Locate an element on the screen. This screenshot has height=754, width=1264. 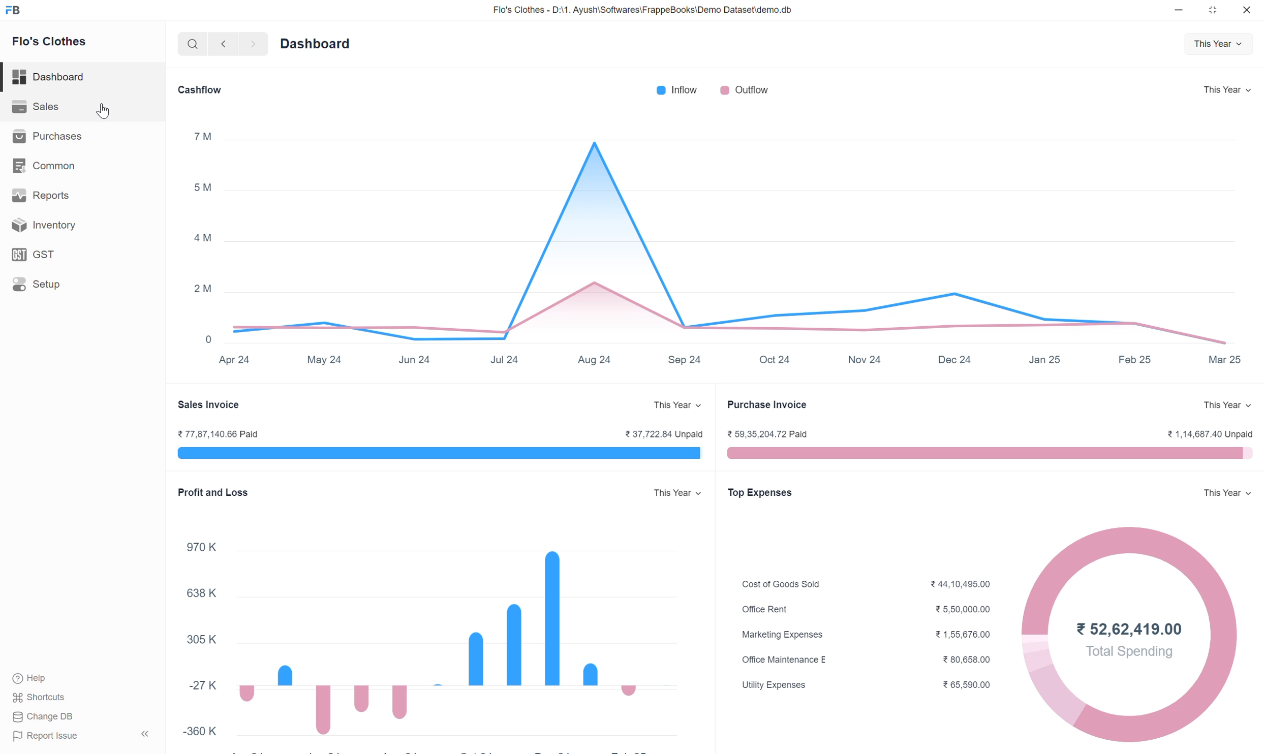
Sales Invoice is located at coordinates (201, 406).